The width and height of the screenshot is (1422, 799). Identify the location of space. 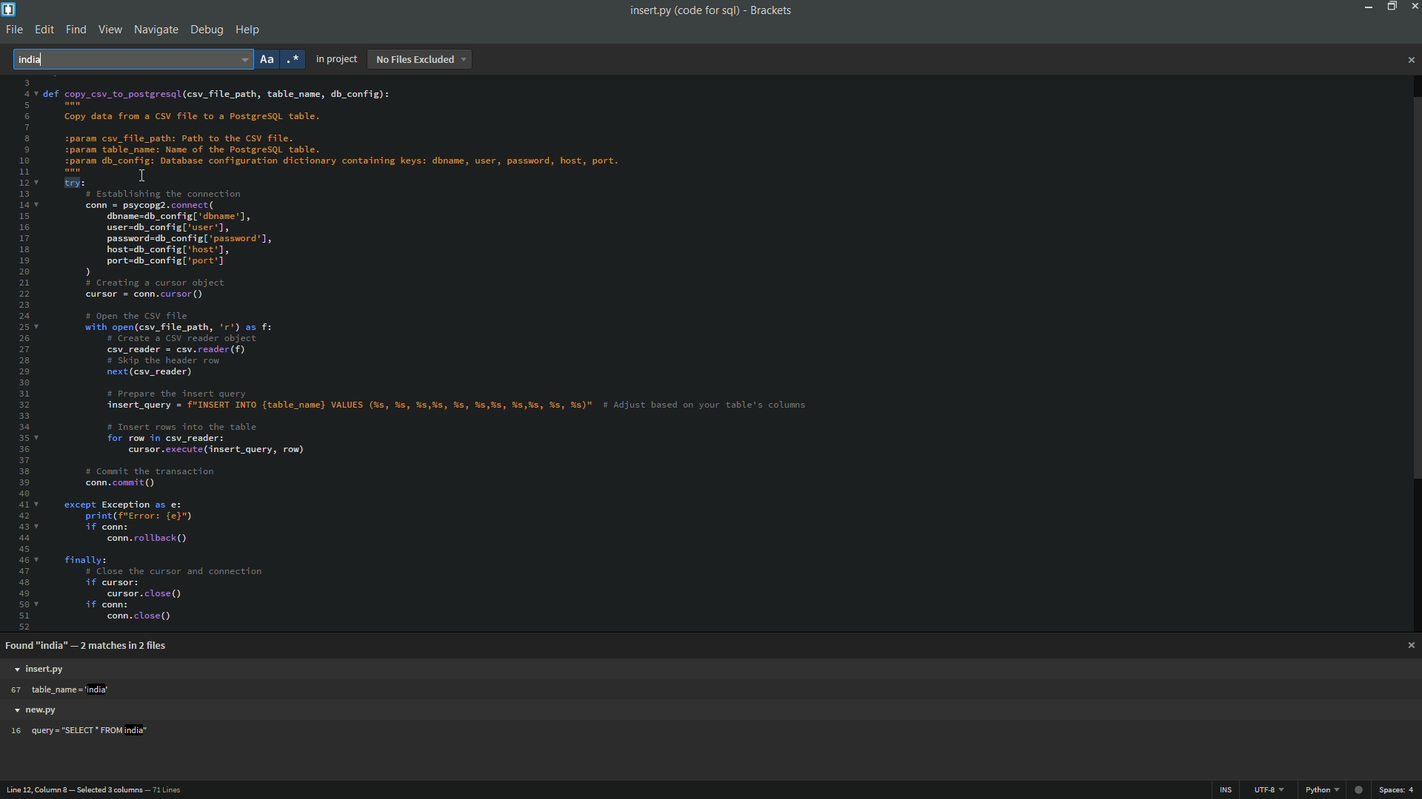
(1398, 790).